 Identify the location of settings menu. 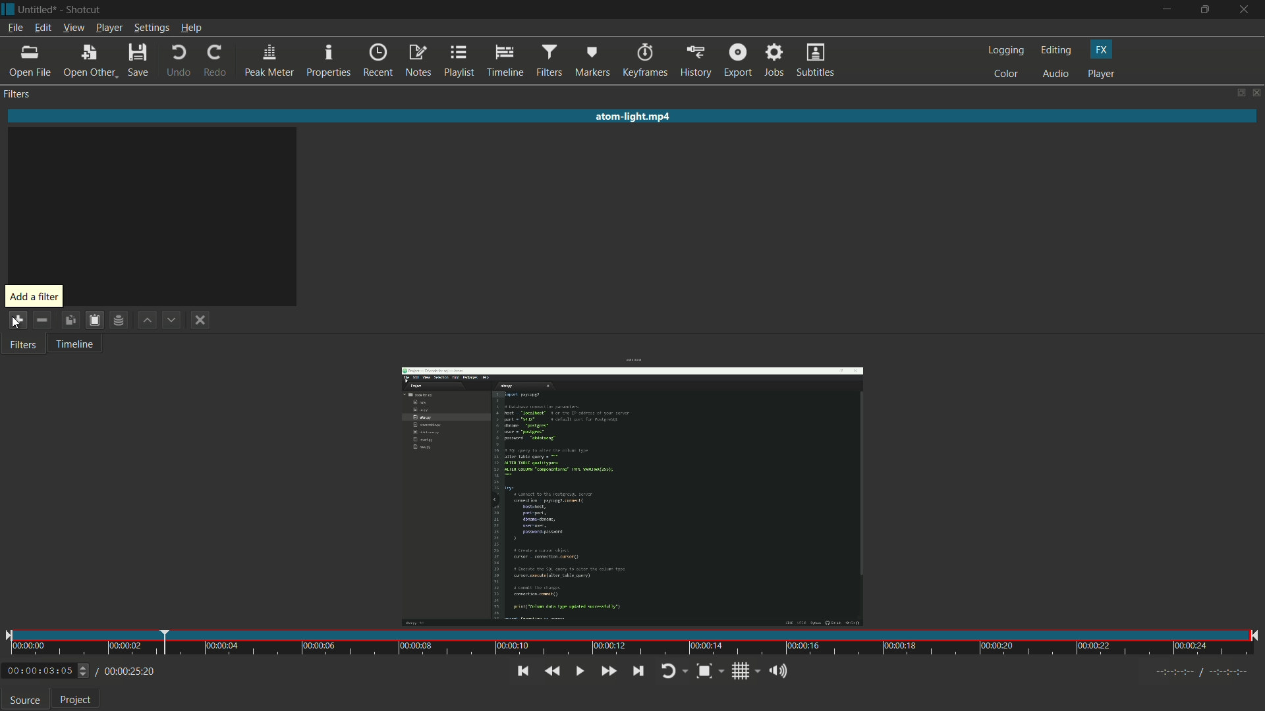
(152, 28).